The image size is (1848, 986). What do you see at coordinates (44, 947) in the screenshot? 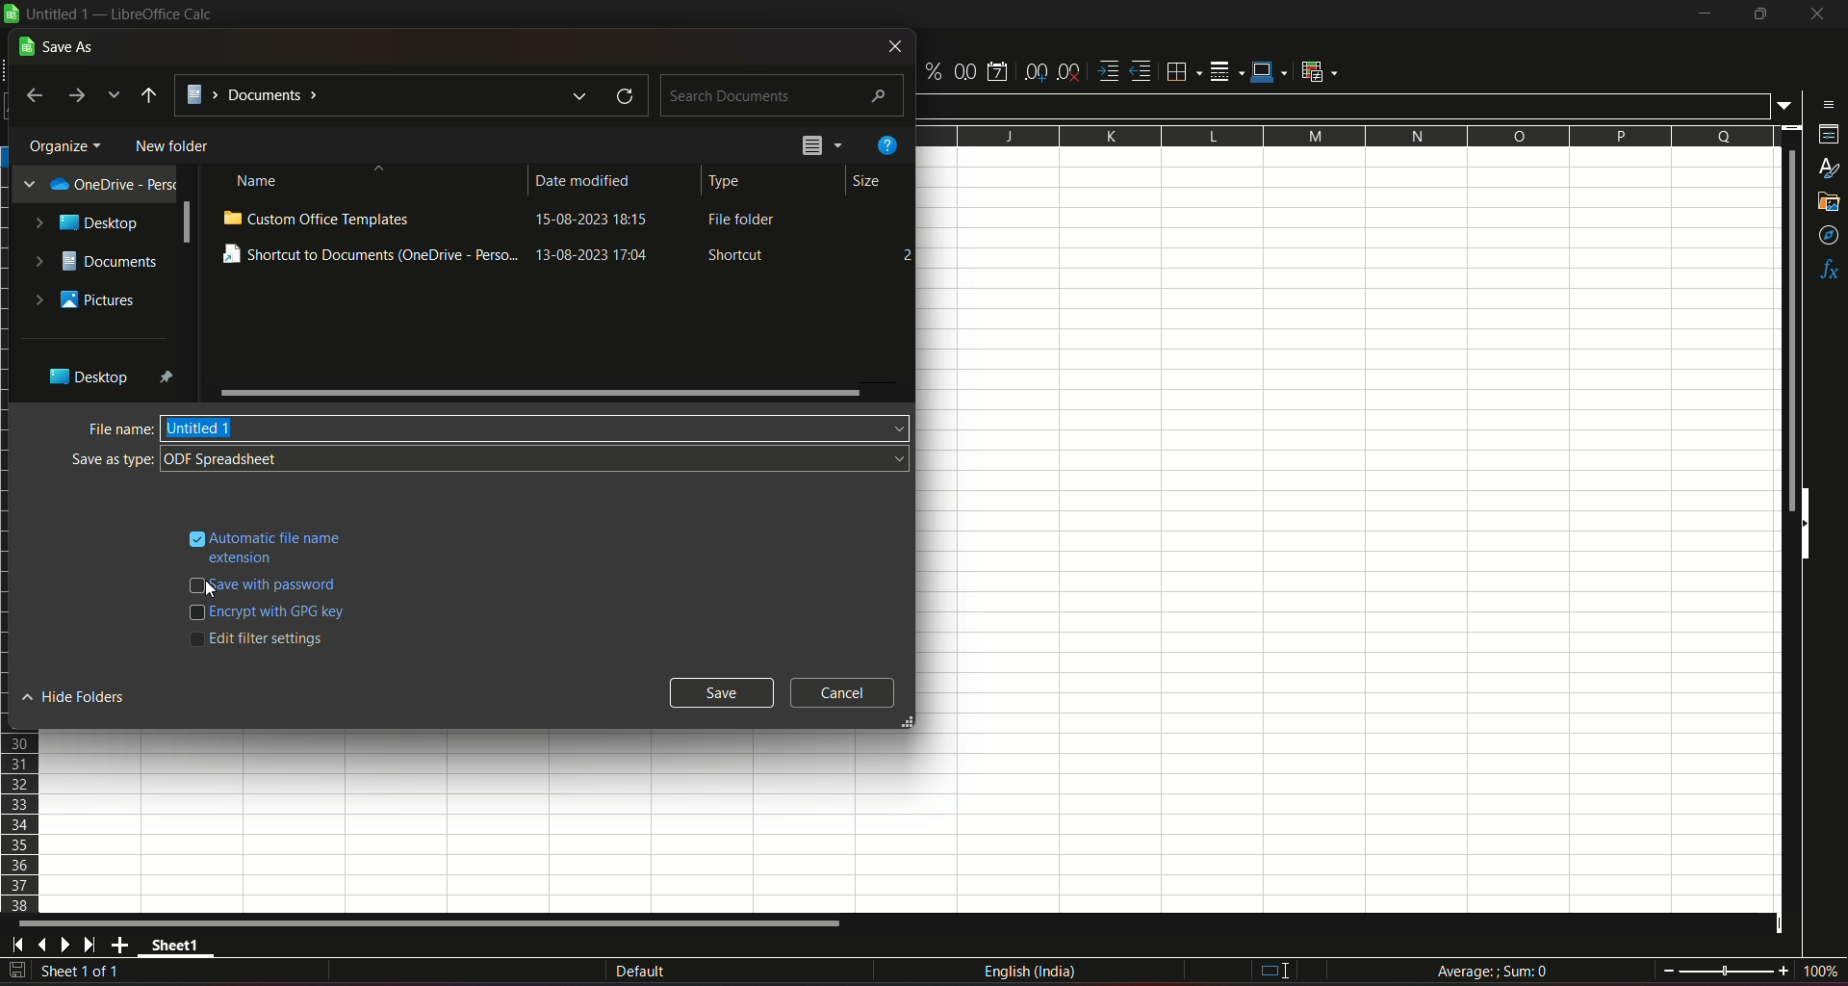
I see `previous sheet` at bounding box center [44, 947].